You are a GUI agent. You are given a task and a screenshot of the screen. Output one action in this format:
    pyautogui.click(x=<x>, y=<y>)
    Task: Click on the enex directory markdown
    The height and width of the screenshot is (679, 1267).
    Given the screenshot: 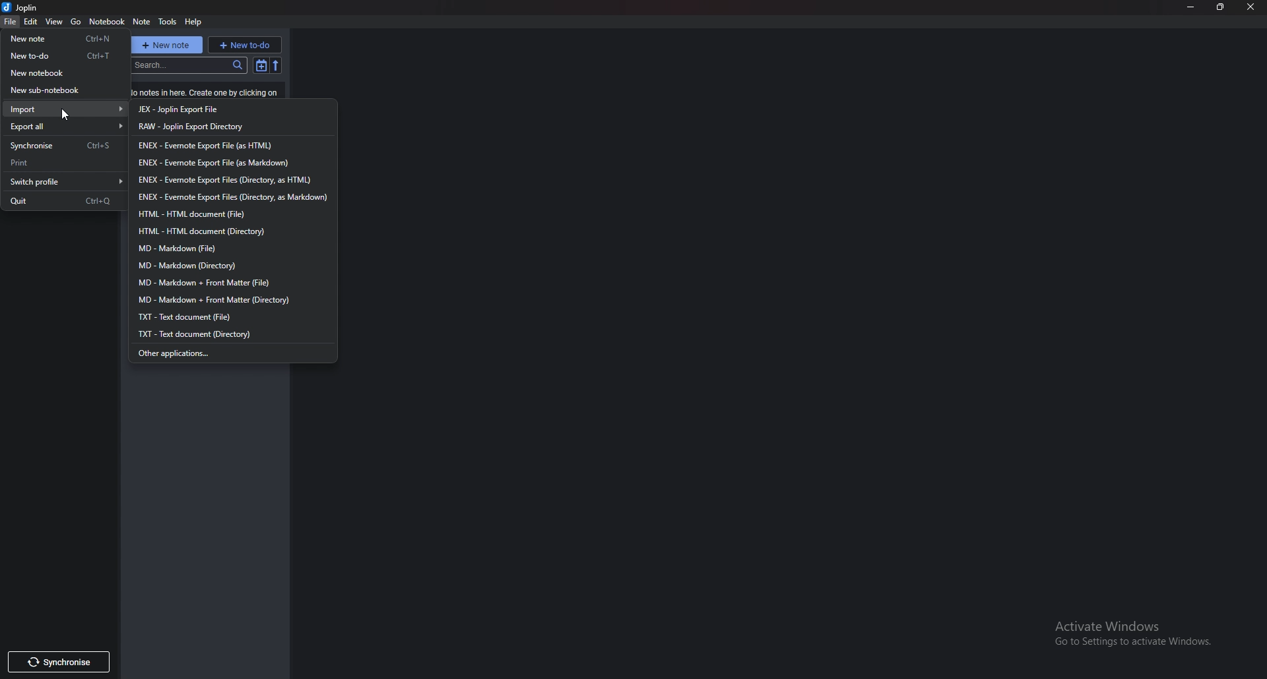 What is the action you would take?
    pyautogui.click(x=231, y=198)
    